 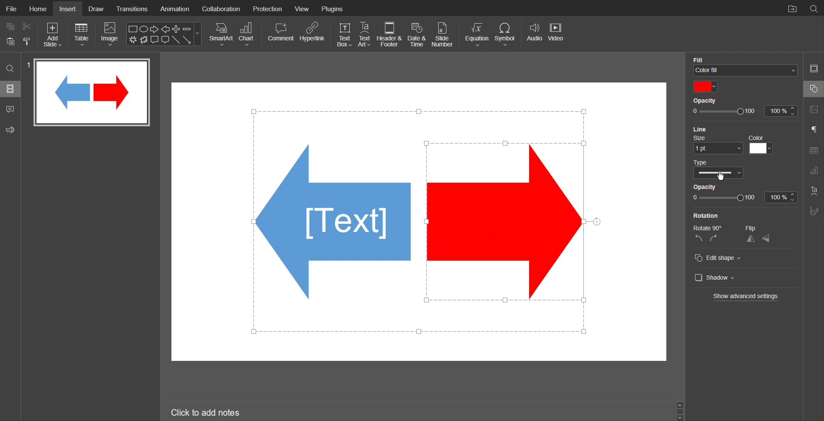 I want to click on slide number, so click(x=27, y=66).